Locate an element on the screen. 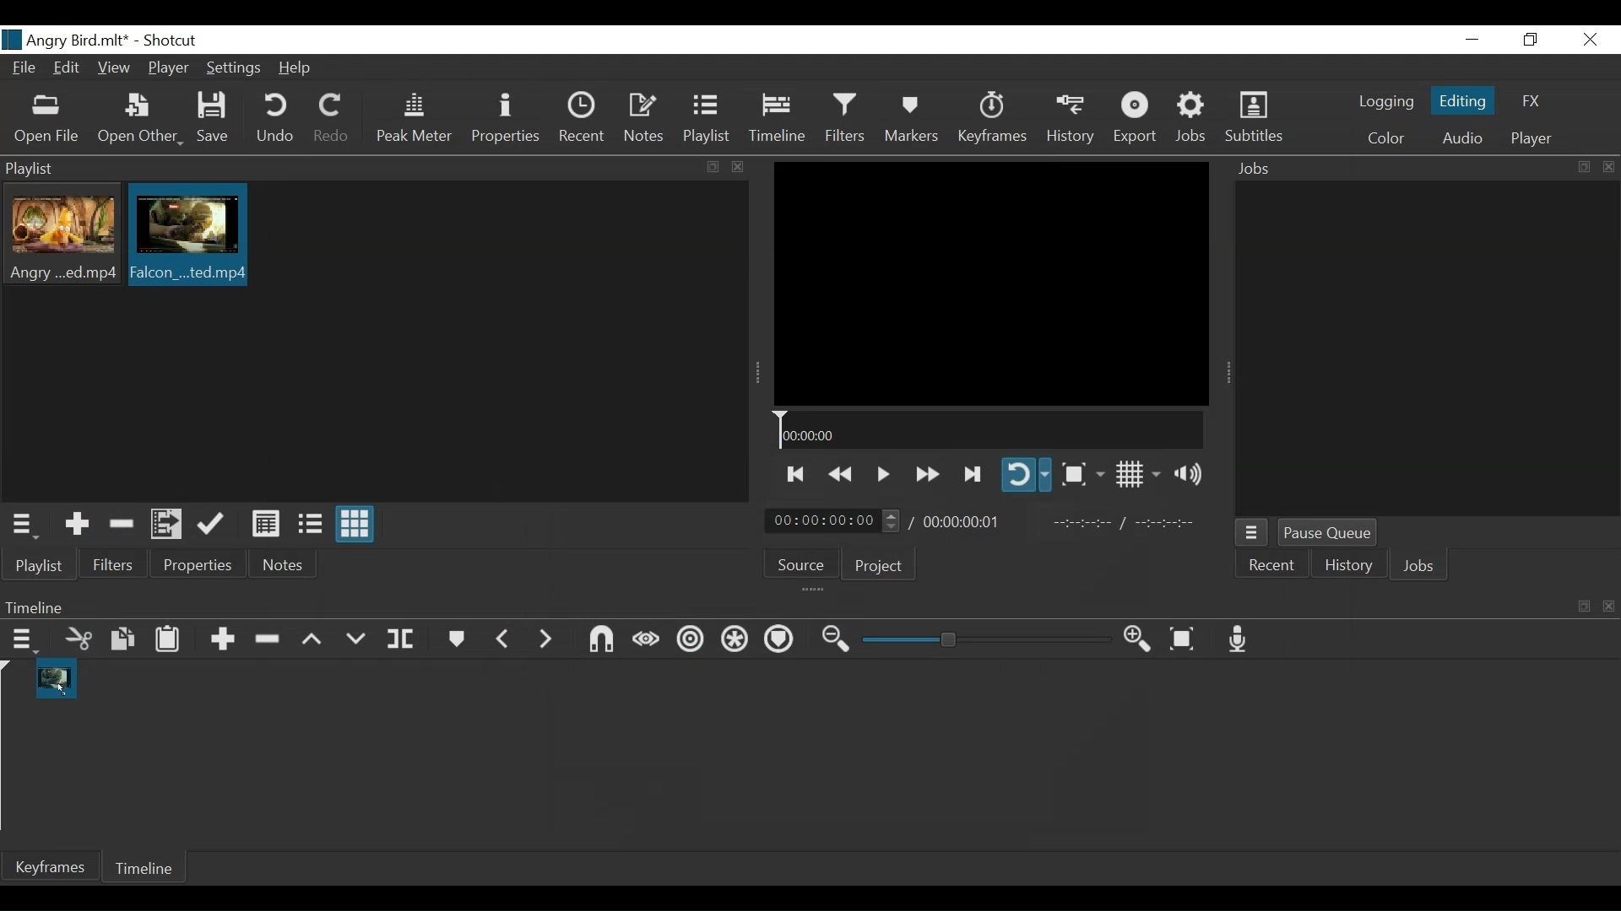 This screenshot has height=911, width=1621. Previous marker is located at coordinates (503, 639).